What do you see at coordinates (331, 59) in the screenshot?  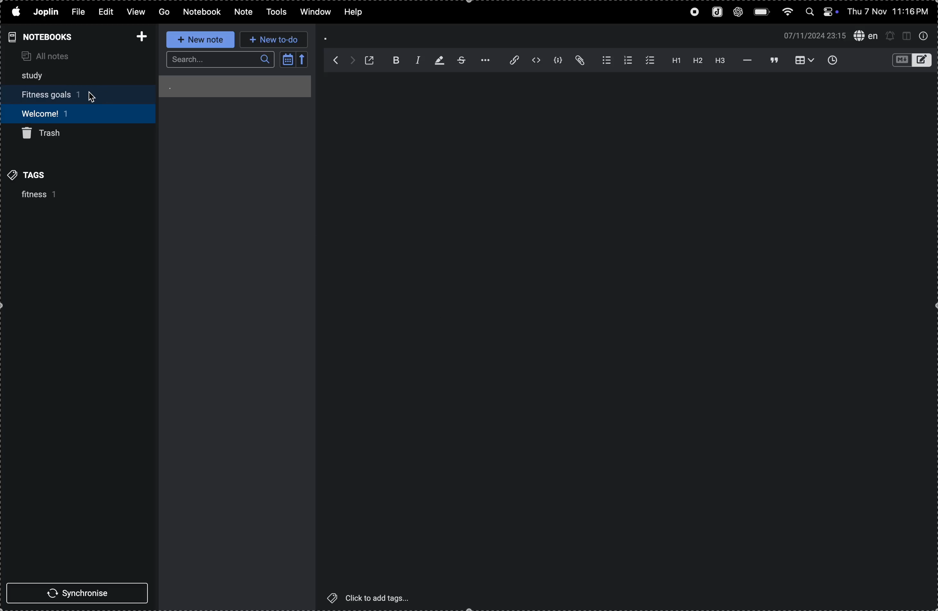 I see `back` at bounding box center [331, 59].